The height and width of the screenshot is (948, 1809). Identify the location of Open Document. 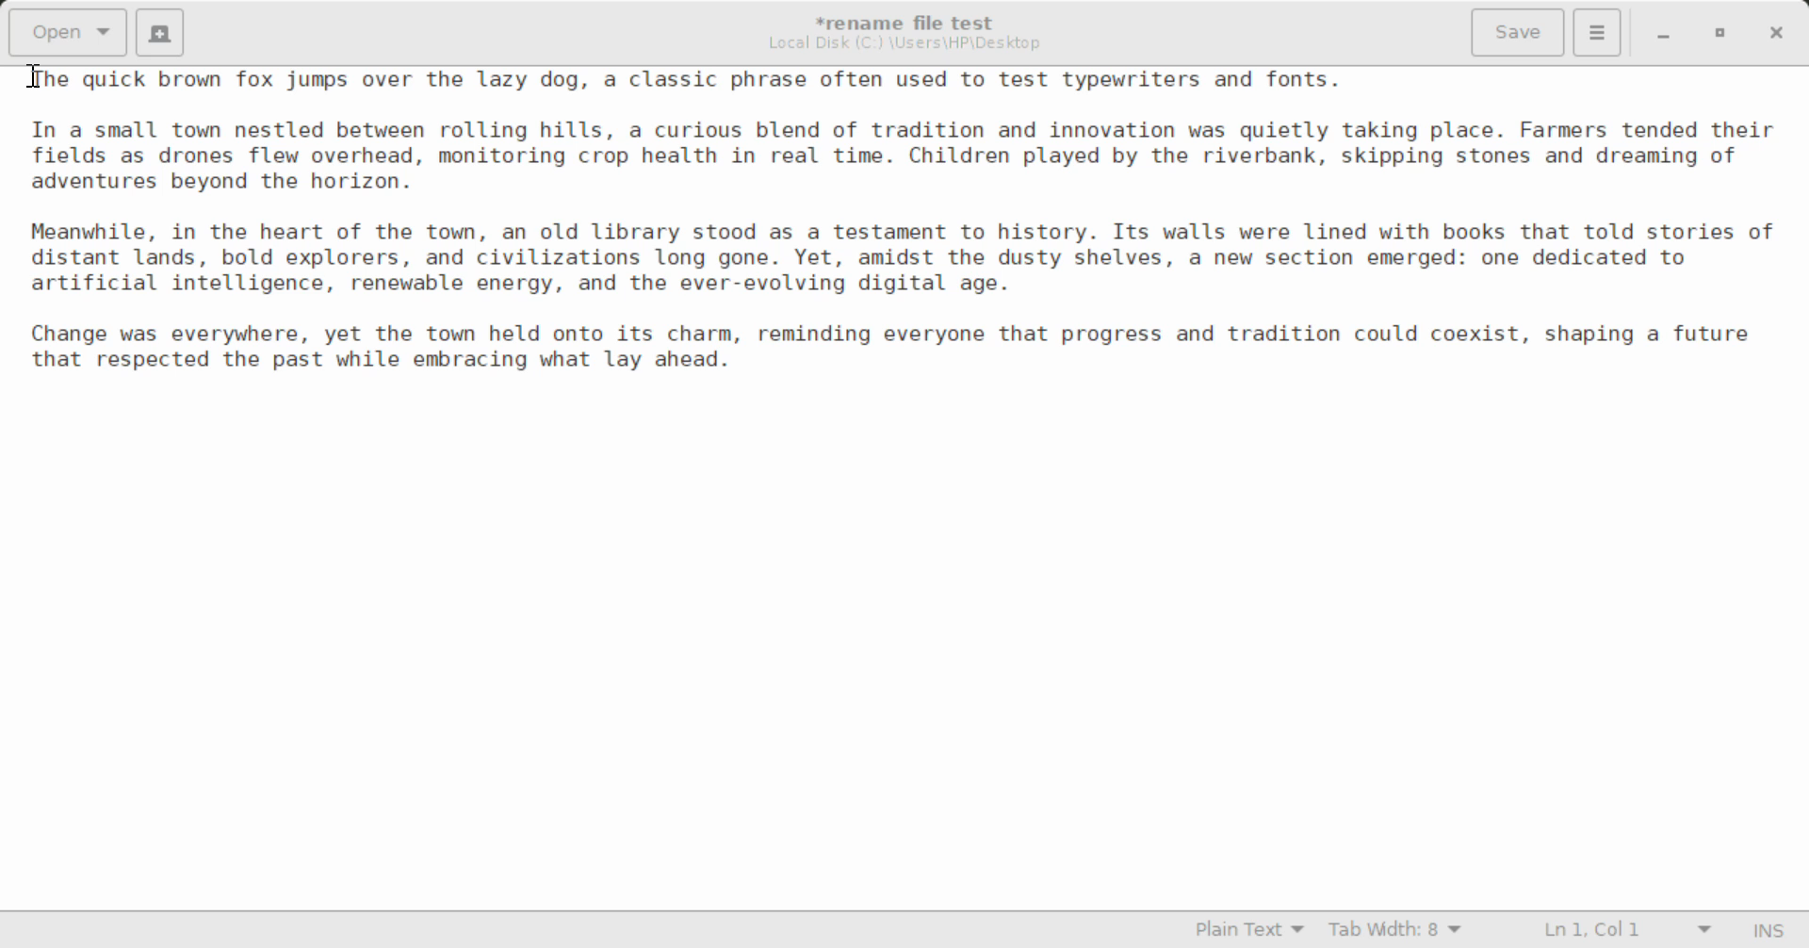
(69, 32).